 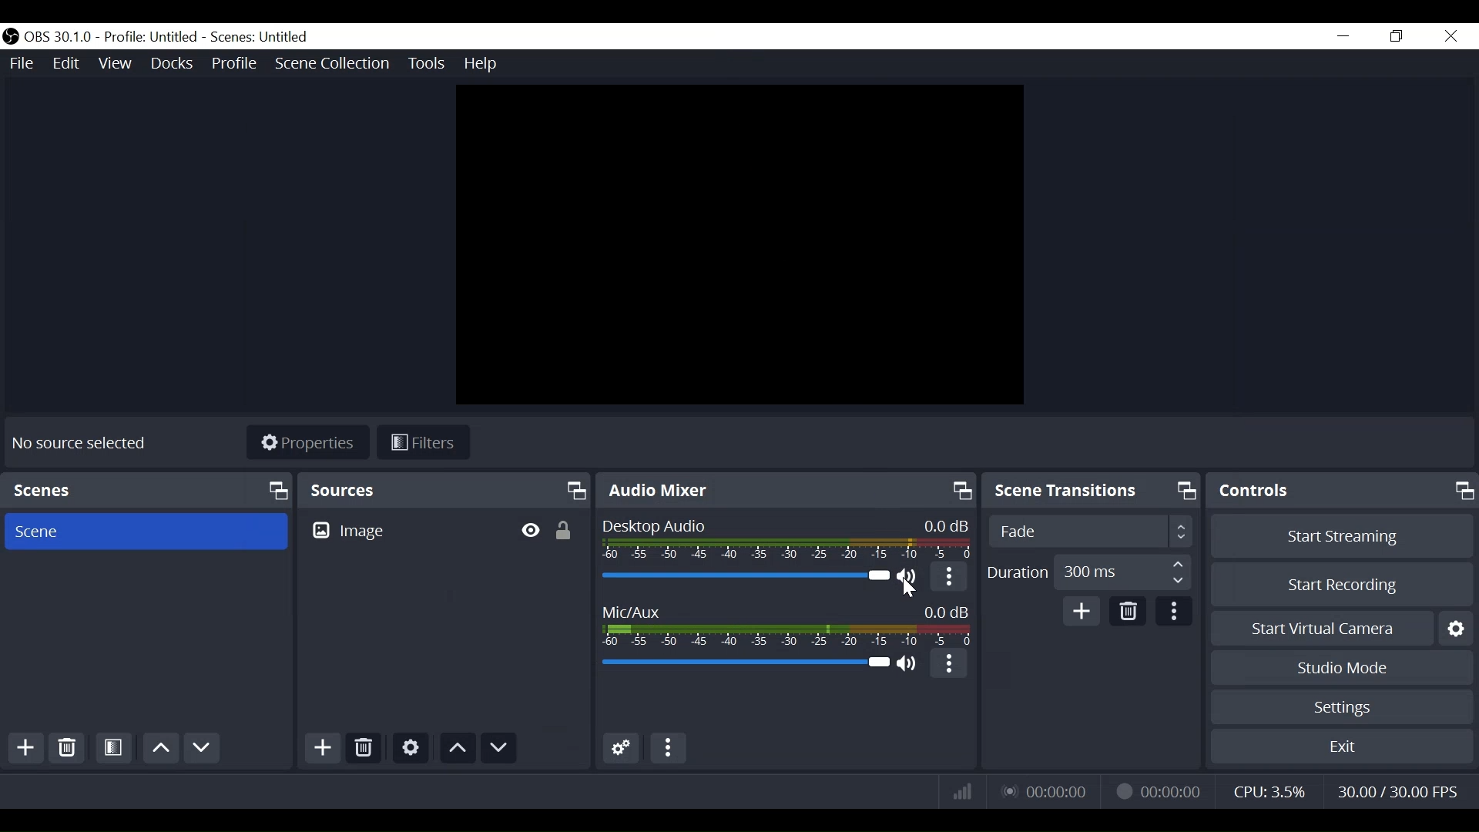 What do you see at coordinates (153, 37) in the screenshot?
I see `Profile Name` at bounding box center [153, 37].